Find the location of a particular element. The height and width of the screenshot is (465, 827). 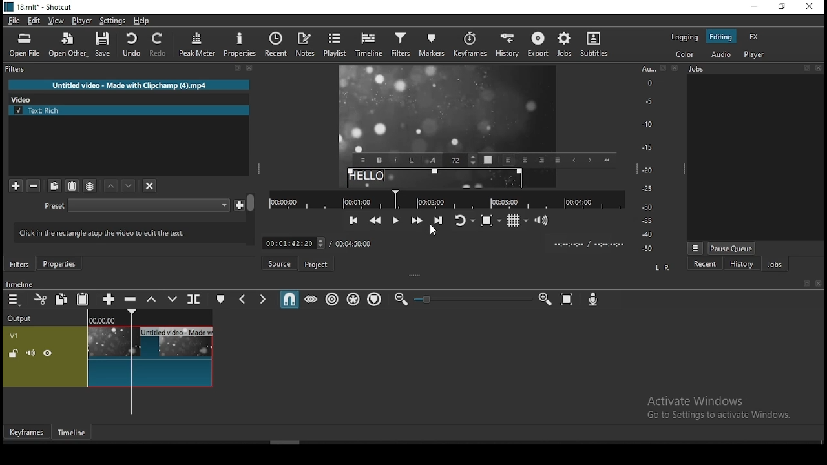

Clip Time is located at coordinates (588, 245).